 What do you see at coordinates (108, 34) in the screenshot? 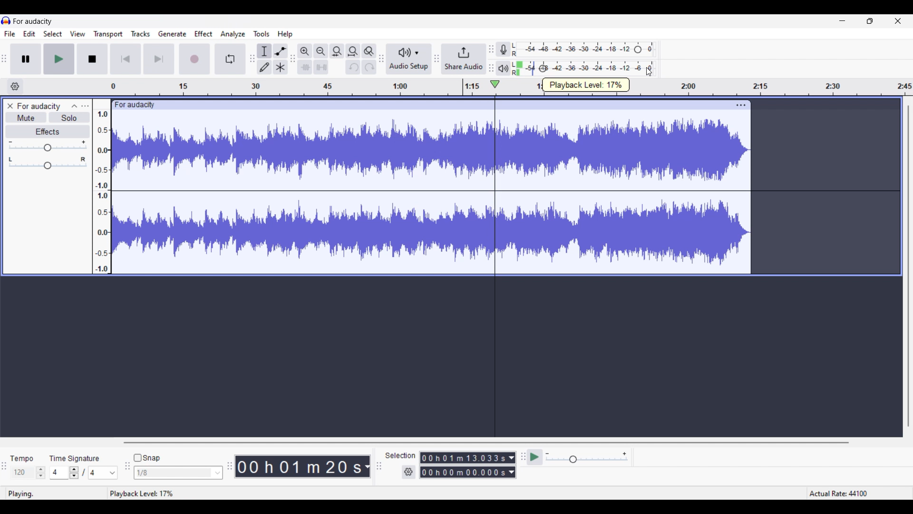
I see `Transport menu` at bounding box center [108, 34].